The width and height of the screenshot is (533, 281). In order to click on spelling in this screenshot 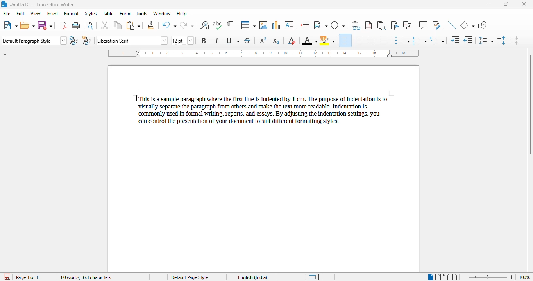, I will do `click(218, 25)`.